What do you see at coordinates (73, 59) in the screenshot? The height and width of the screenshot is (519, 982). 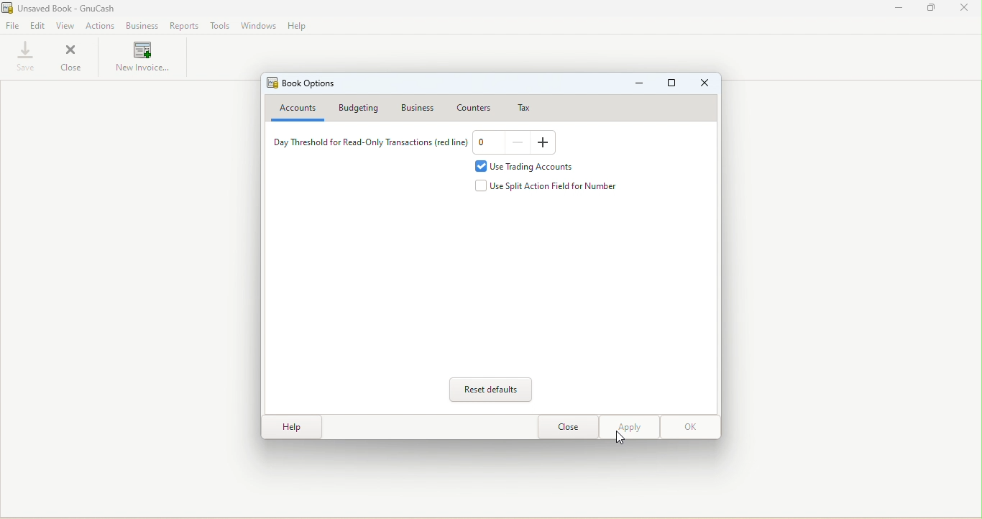 I see `Close` at bounding box center [73, 59].